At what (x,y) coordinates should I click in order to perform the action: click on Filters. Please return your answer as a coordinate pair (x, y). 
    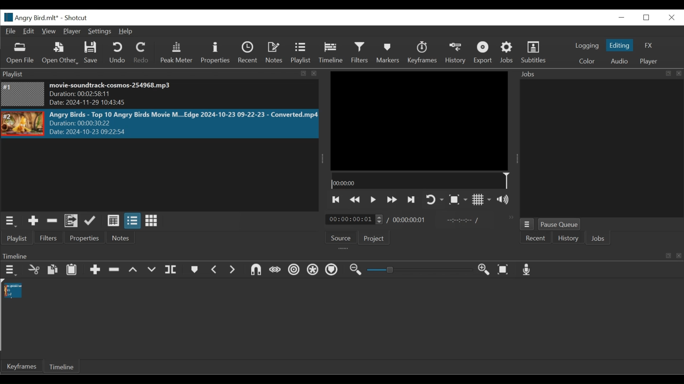
    Looking at the image, I should click on (361, 53).